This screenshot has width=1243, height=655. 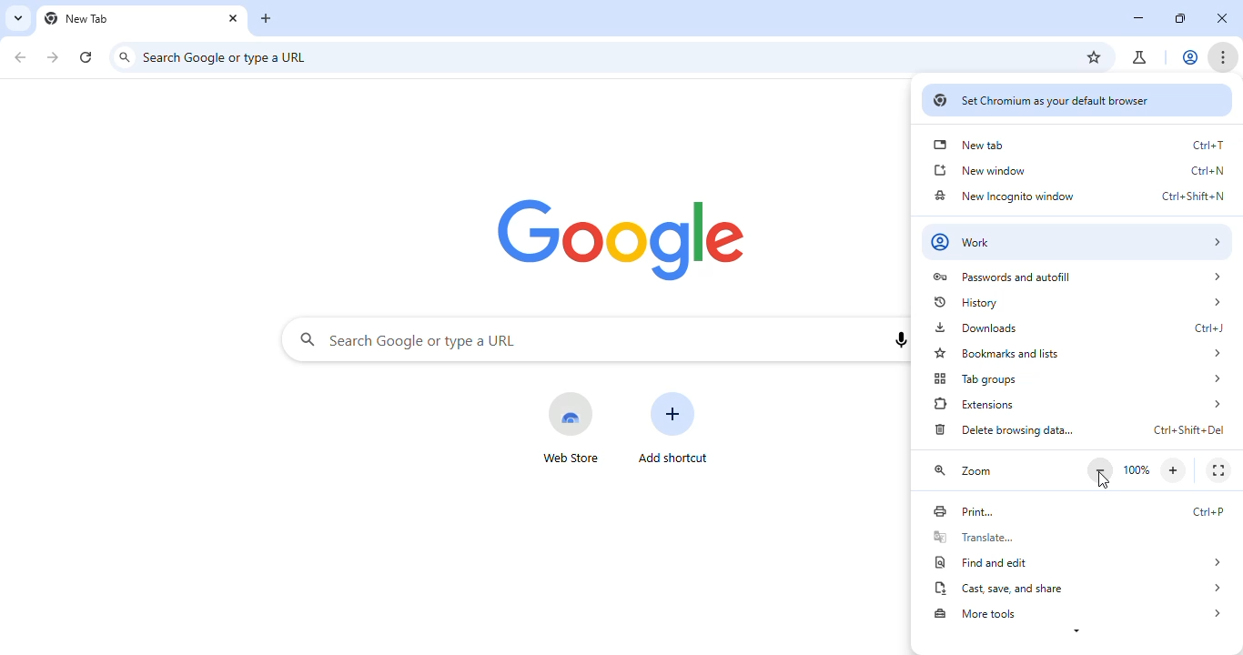 What do you see at coordinates (1076, 326) in the screenshot?
I see `downloads` at bounding box center [1076, 326].